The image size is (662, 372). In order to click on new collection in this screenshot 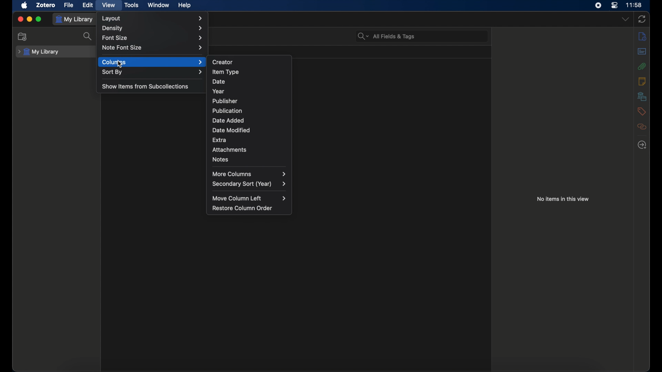, I will do `click(23, 37)`.